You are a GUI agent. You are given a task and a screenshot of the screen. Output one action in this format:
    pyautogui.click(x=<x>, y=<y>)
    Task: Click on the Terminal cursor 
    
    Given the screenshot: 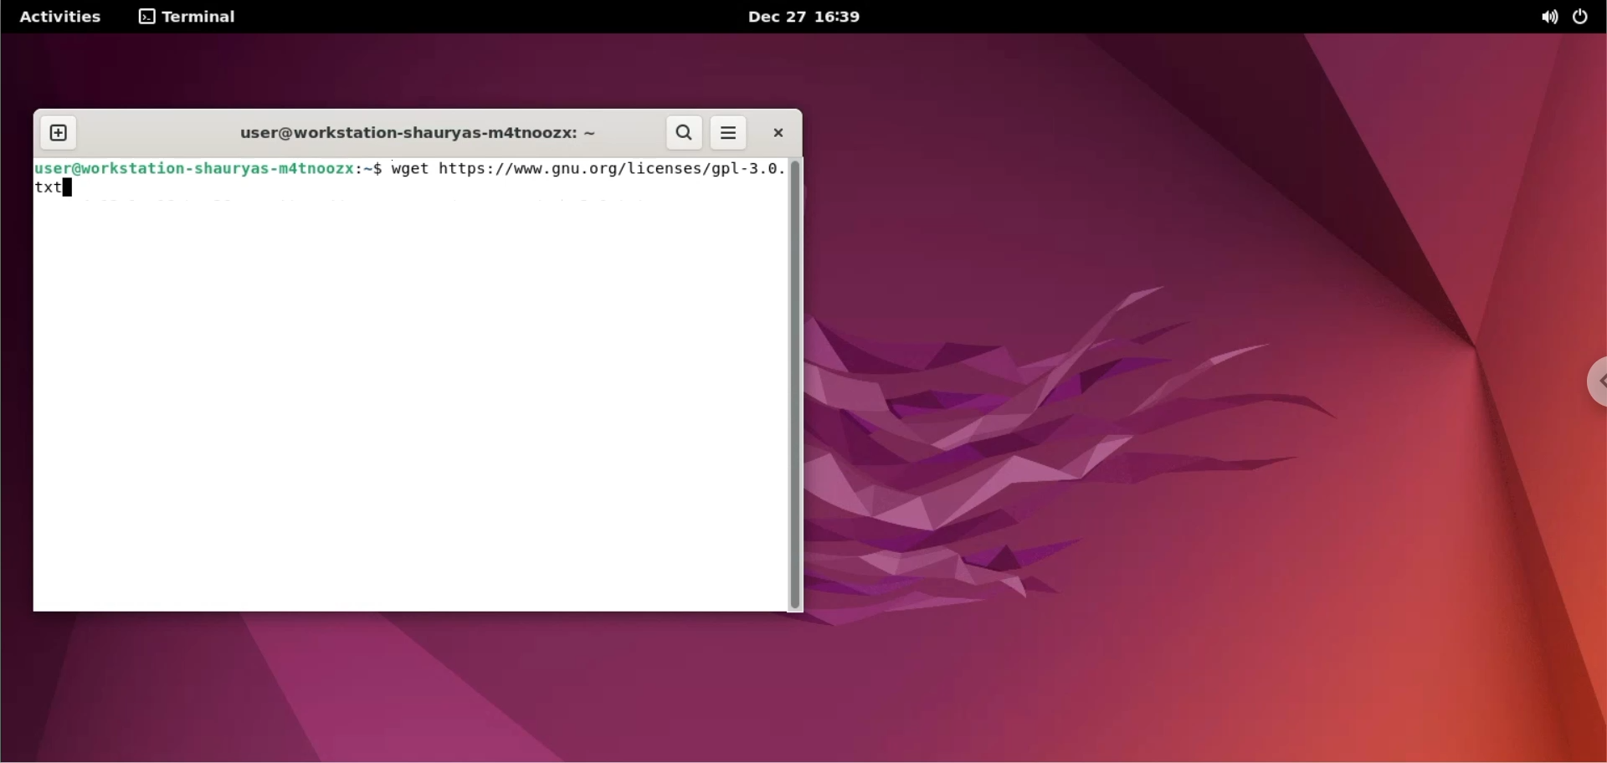 What is the action you would take?
    pyautogui.click(x=69, y=186)
    